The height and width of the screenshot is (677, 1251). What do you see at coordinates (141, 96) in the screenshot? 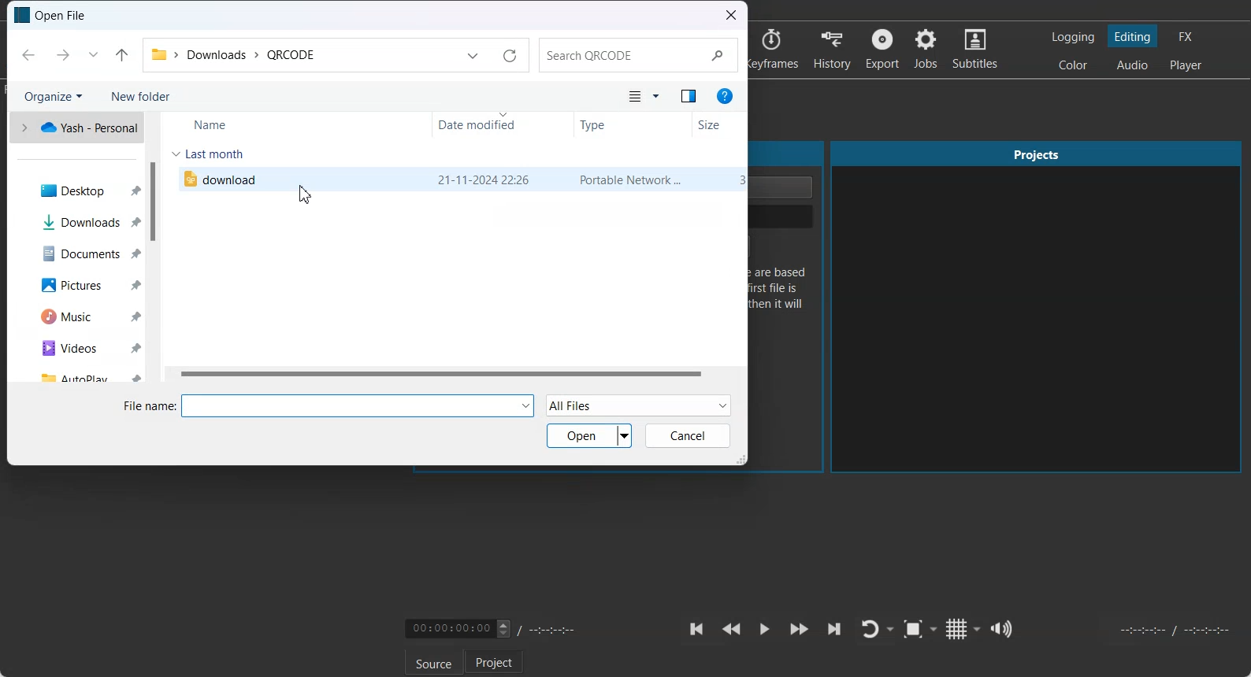
I see `New Folder` at bounding box center [141, 96].